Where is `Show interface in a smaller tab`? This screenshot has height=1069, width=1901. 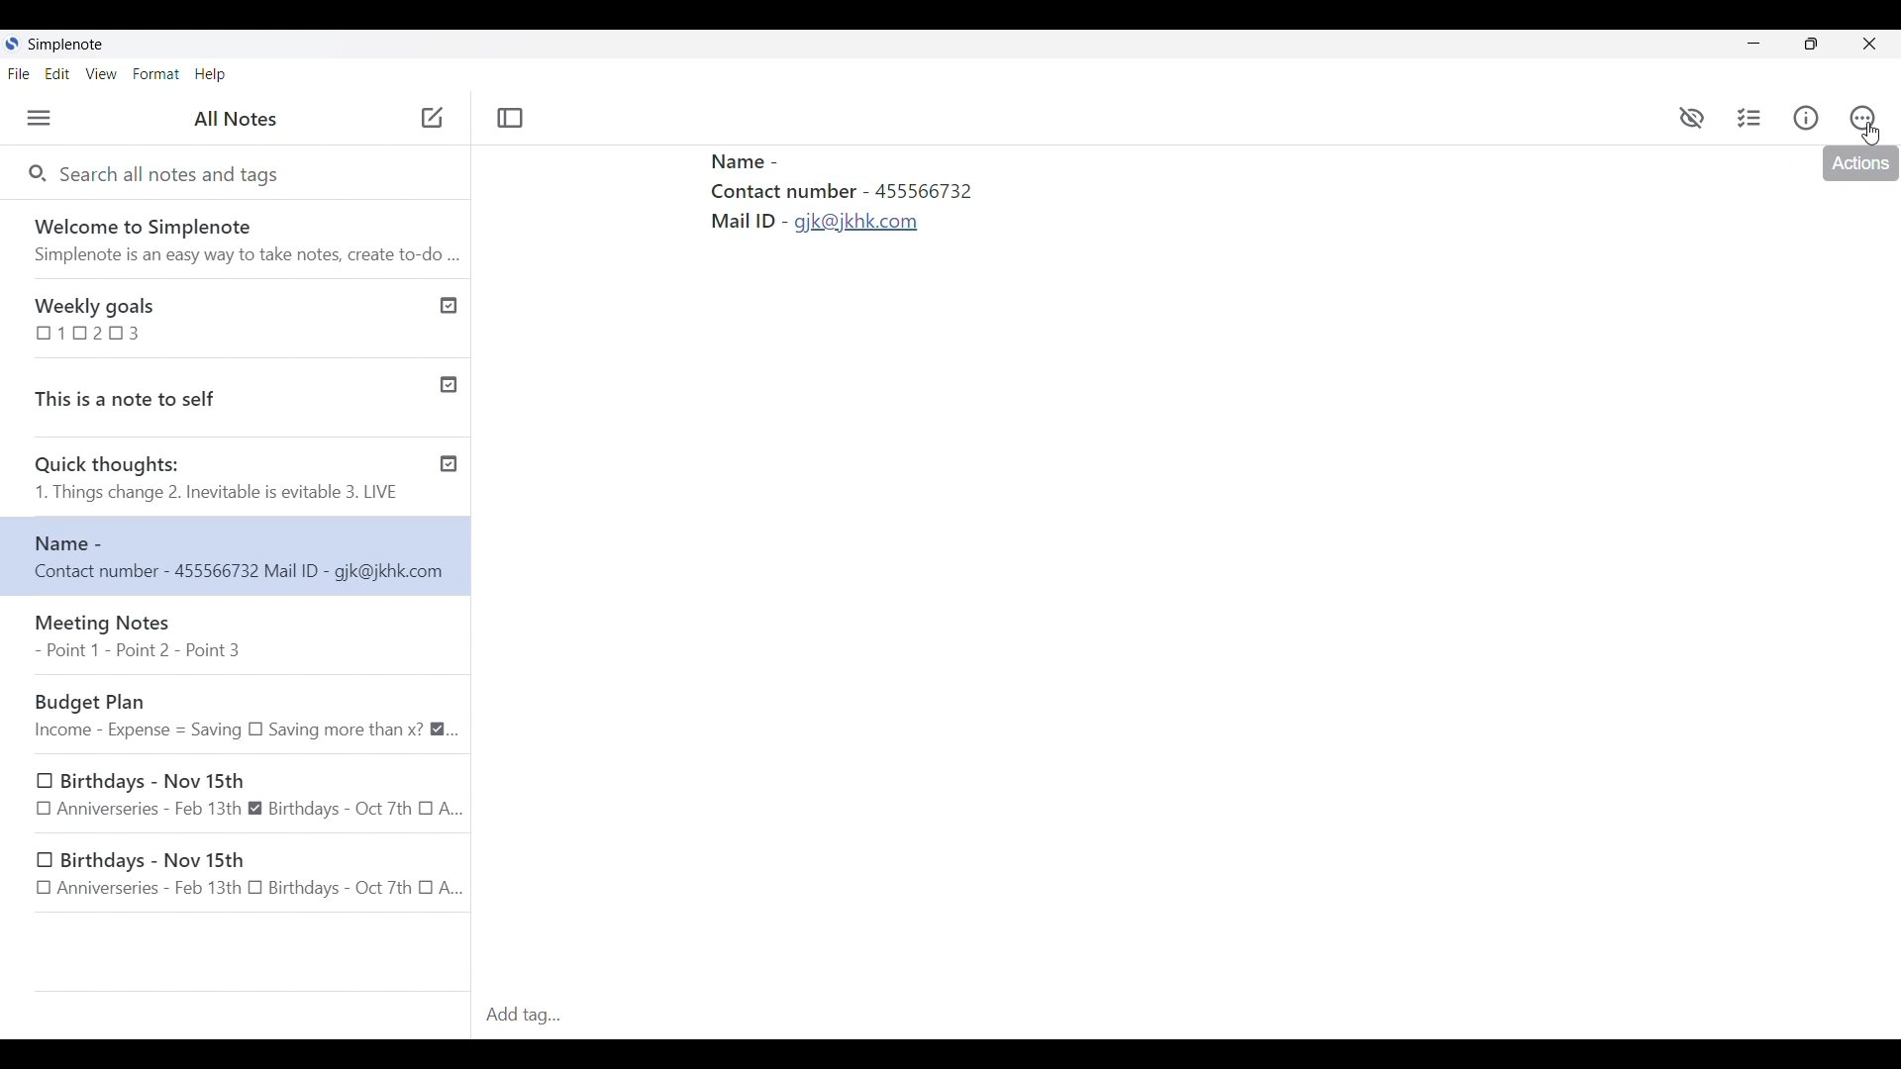
Show interface in a smaller tab is located at coordinates (1812, 44).